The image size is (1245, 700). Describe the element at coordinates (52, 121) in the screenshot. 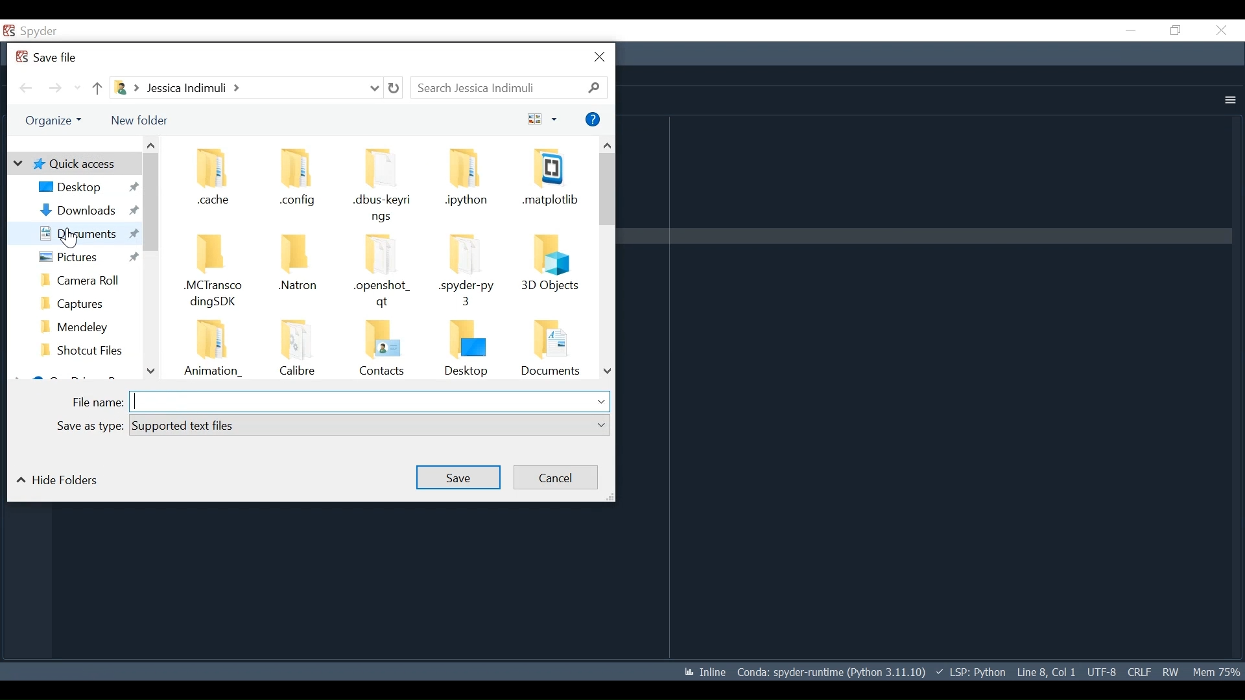

I see `Organize` at that location.